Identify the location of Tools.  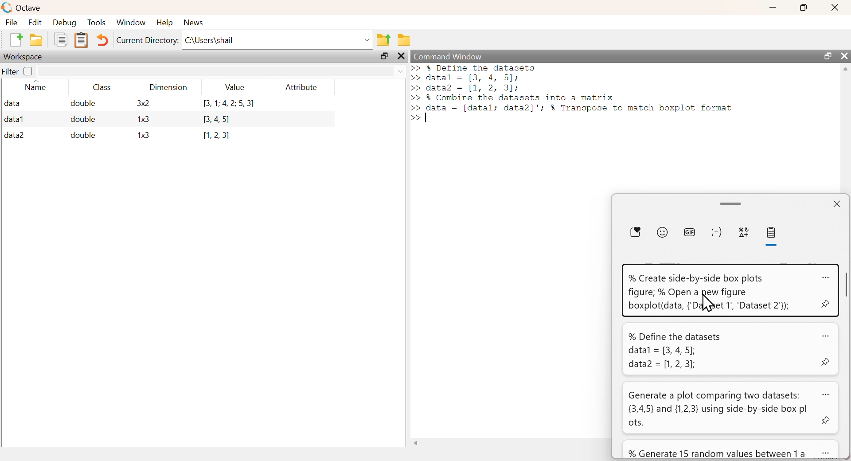
(97, 22).